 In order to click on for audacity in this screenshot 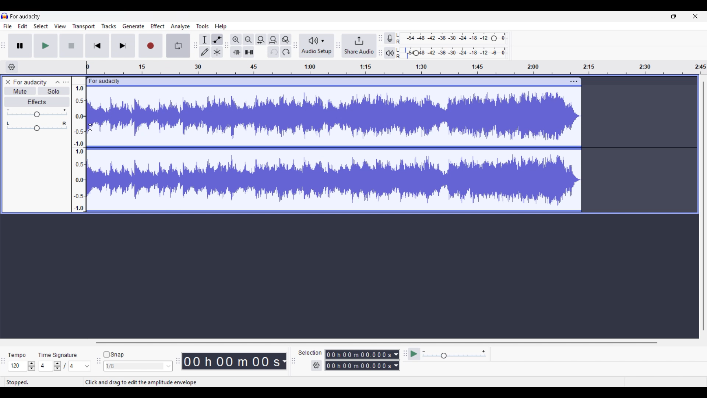, I will do `click(105, 81)`.